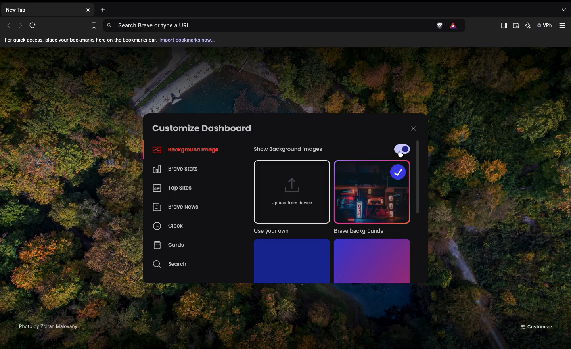 The image size is (571, 349). I want to click on Brave backgrounds, so click(359, 230).